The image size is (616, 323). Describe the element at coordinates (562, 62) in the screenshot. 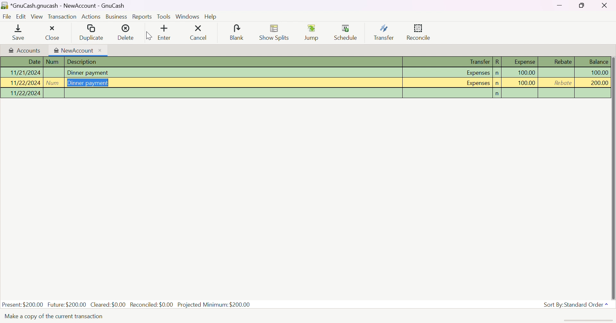

I see `Rebate` at that location.